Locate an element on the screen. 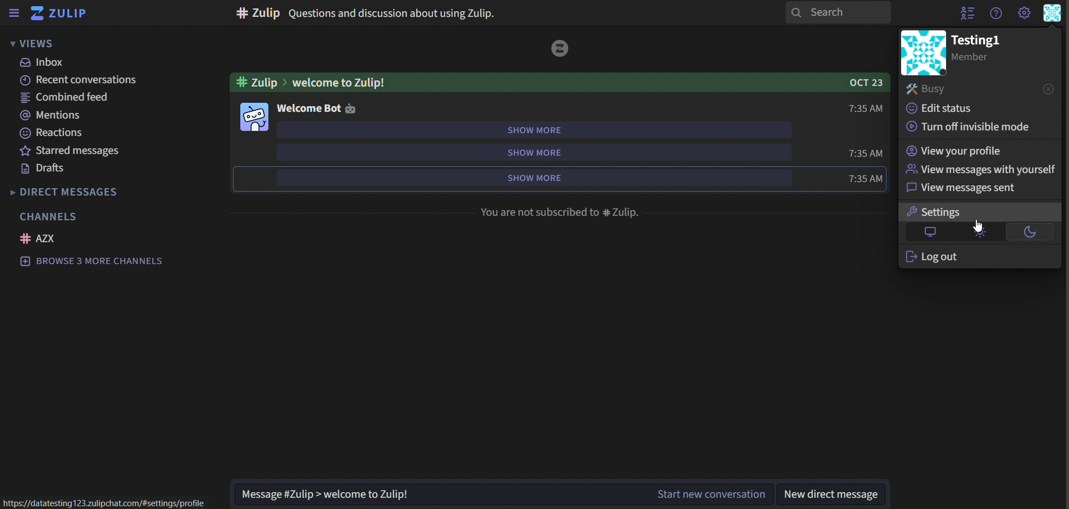 The height and width of the screenshot is (509, 1069). Main Menu is located at coordinates (1051, 13).